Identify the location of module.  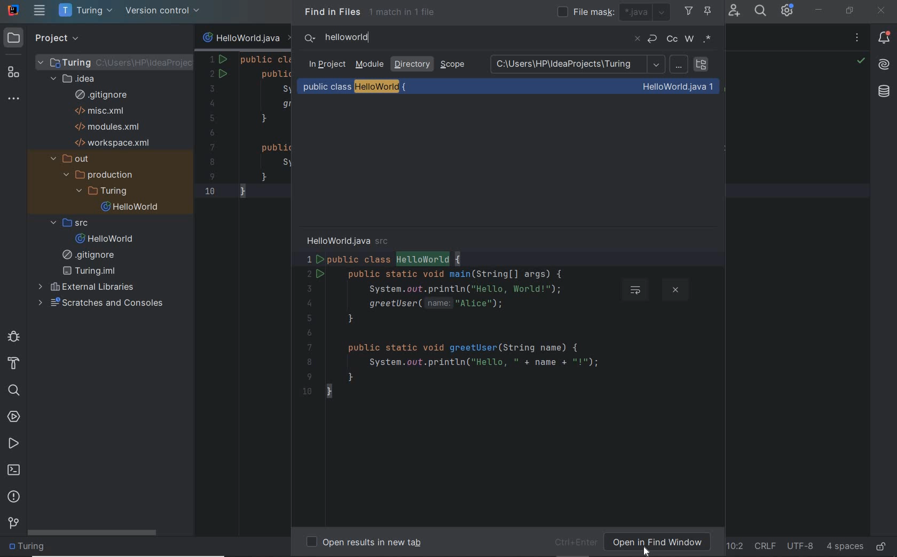
(372, 65).